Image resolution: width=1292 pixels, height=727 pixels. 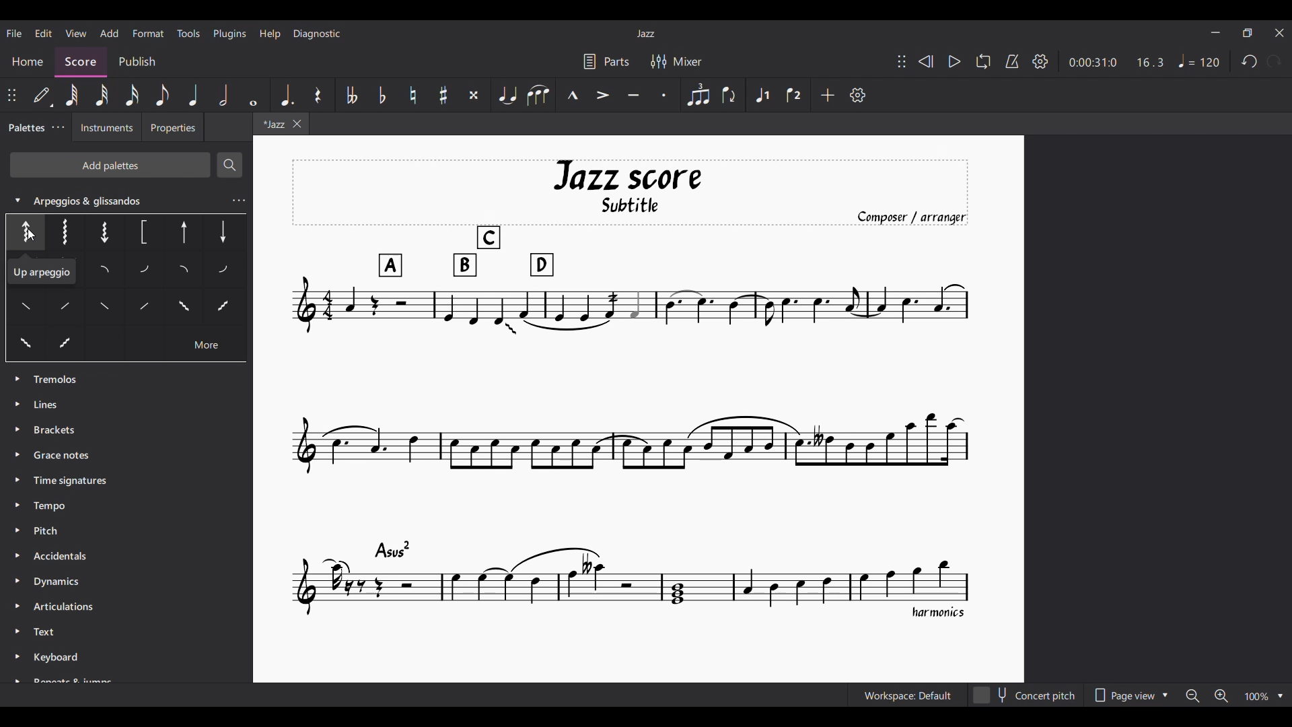 What do you see at coordinates (955, 61) in the screenshot?
I see `Play` at bounding box center [955, 61].